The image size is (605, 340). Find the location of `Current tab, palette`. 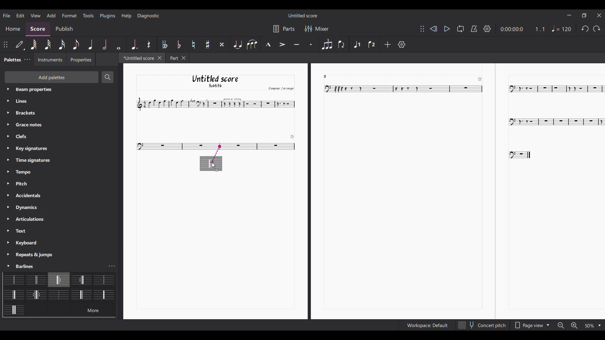

Current tab, palette is located at coordinates (12, 59).